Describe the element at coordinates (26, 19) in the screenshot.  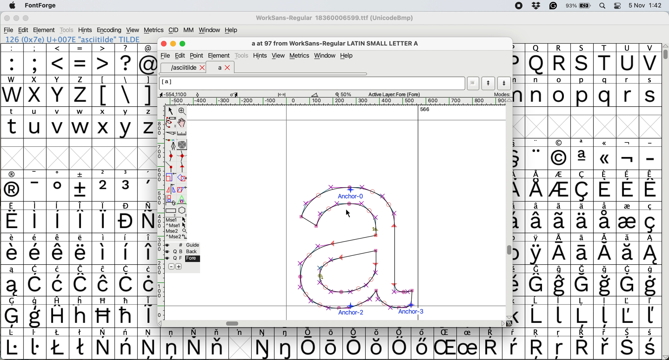
I see `maximise` at that location.